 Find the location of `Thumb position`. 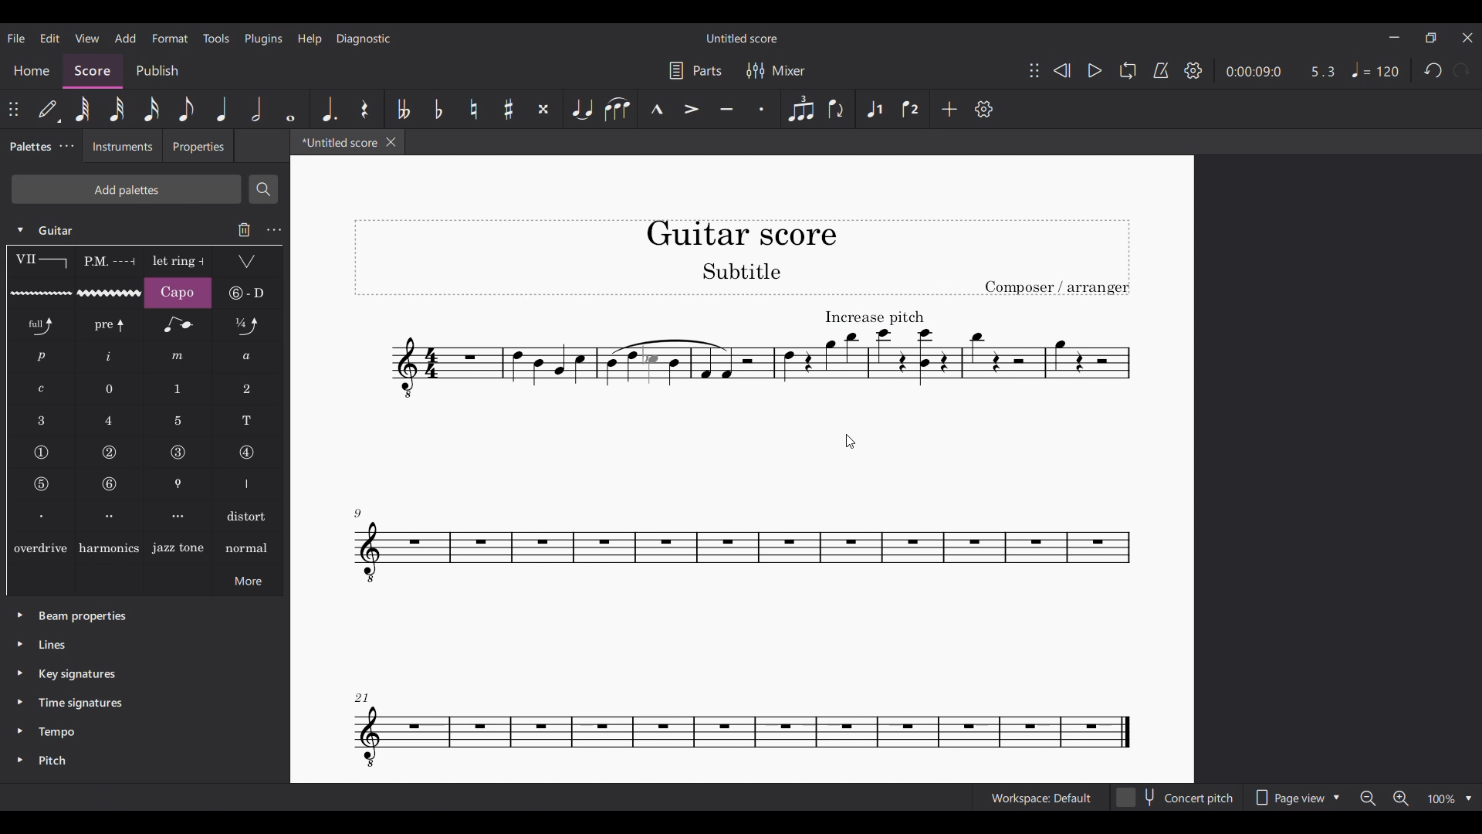

Thumb position is located at coordinates (179, 484).